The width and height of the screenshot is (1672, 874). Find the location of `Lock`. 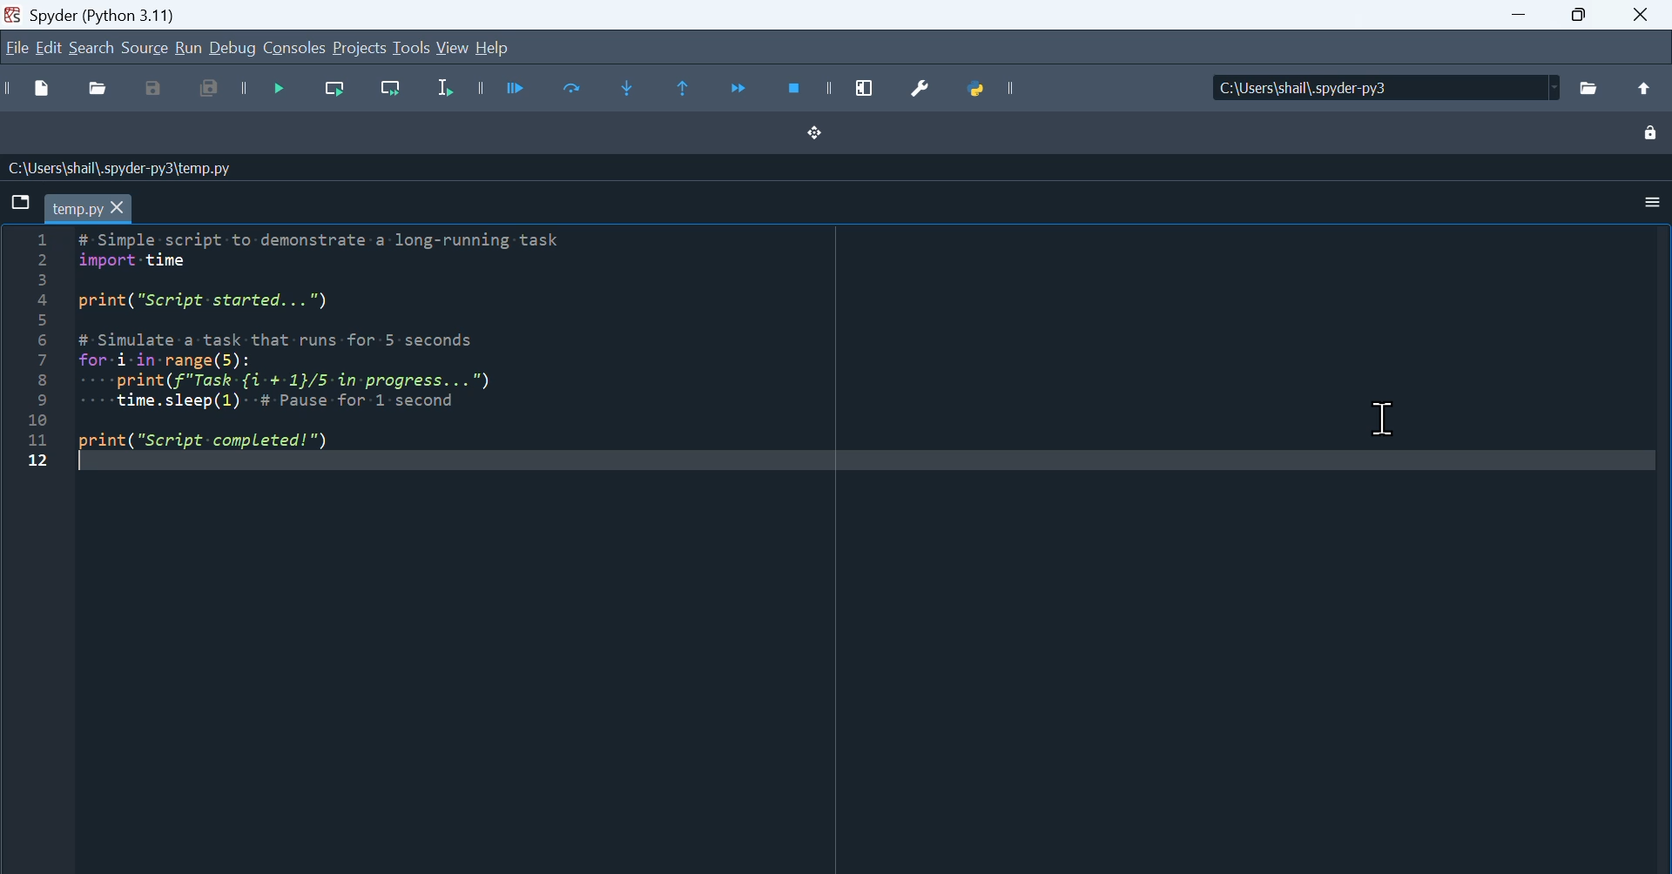

Lock is located at coordinates (1649, 132).